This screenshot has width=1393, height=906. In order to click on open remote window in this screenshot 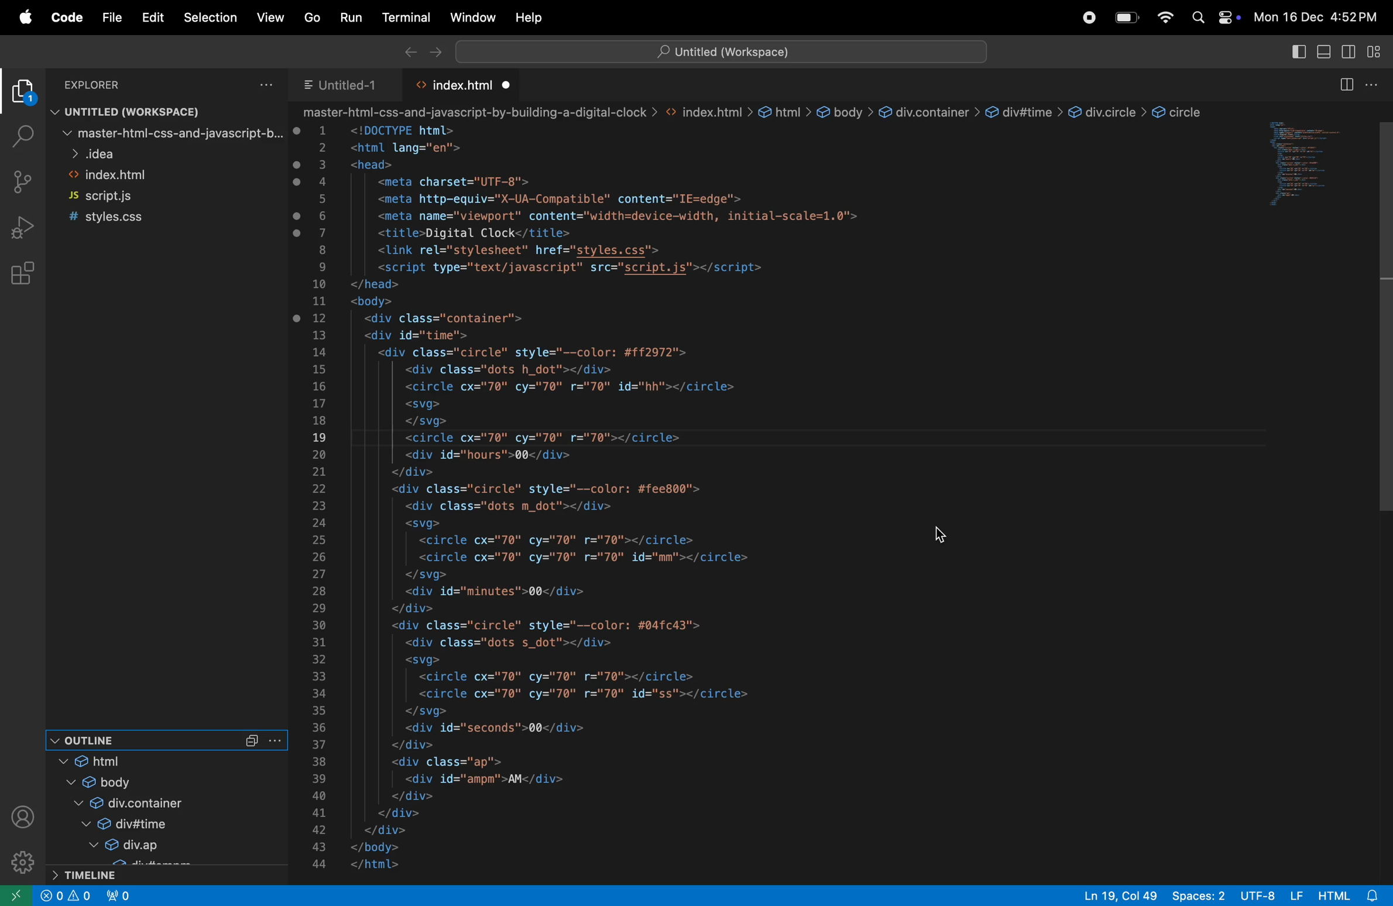, I will do `click(19, 894)`.